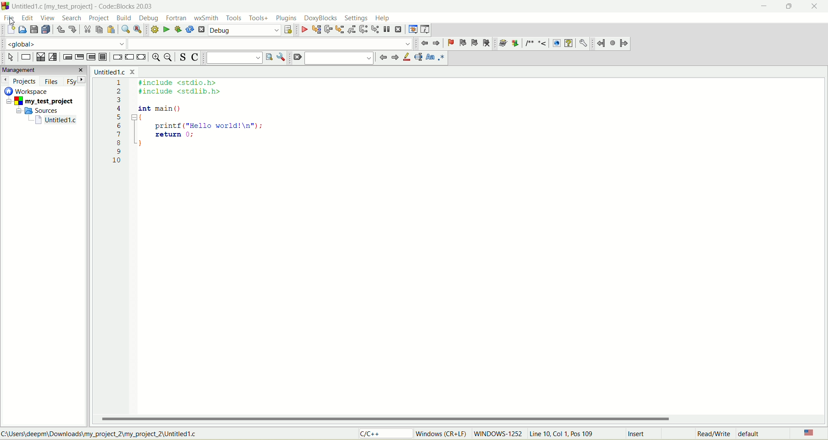 The width and height of the screenshot is (828, 440). Describe the element at coordinates (60, 31) in the screenshot. I see `undo` at that location.